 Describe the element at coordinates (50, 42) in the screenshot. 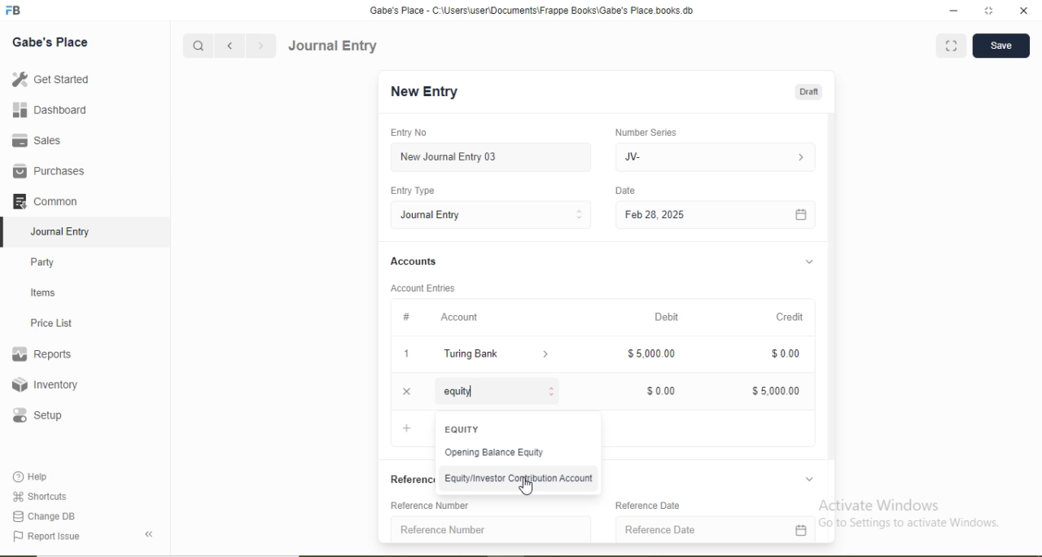

I see `Gabe's Place` at that location.